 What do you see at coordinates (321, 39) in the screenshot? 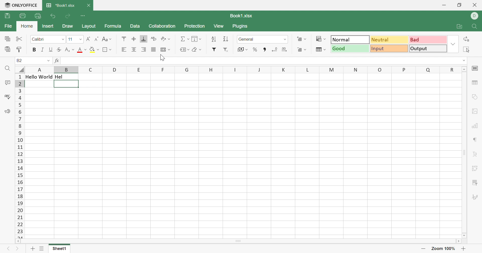
I see `Conditional formatting` at bounding box center [321, 39].